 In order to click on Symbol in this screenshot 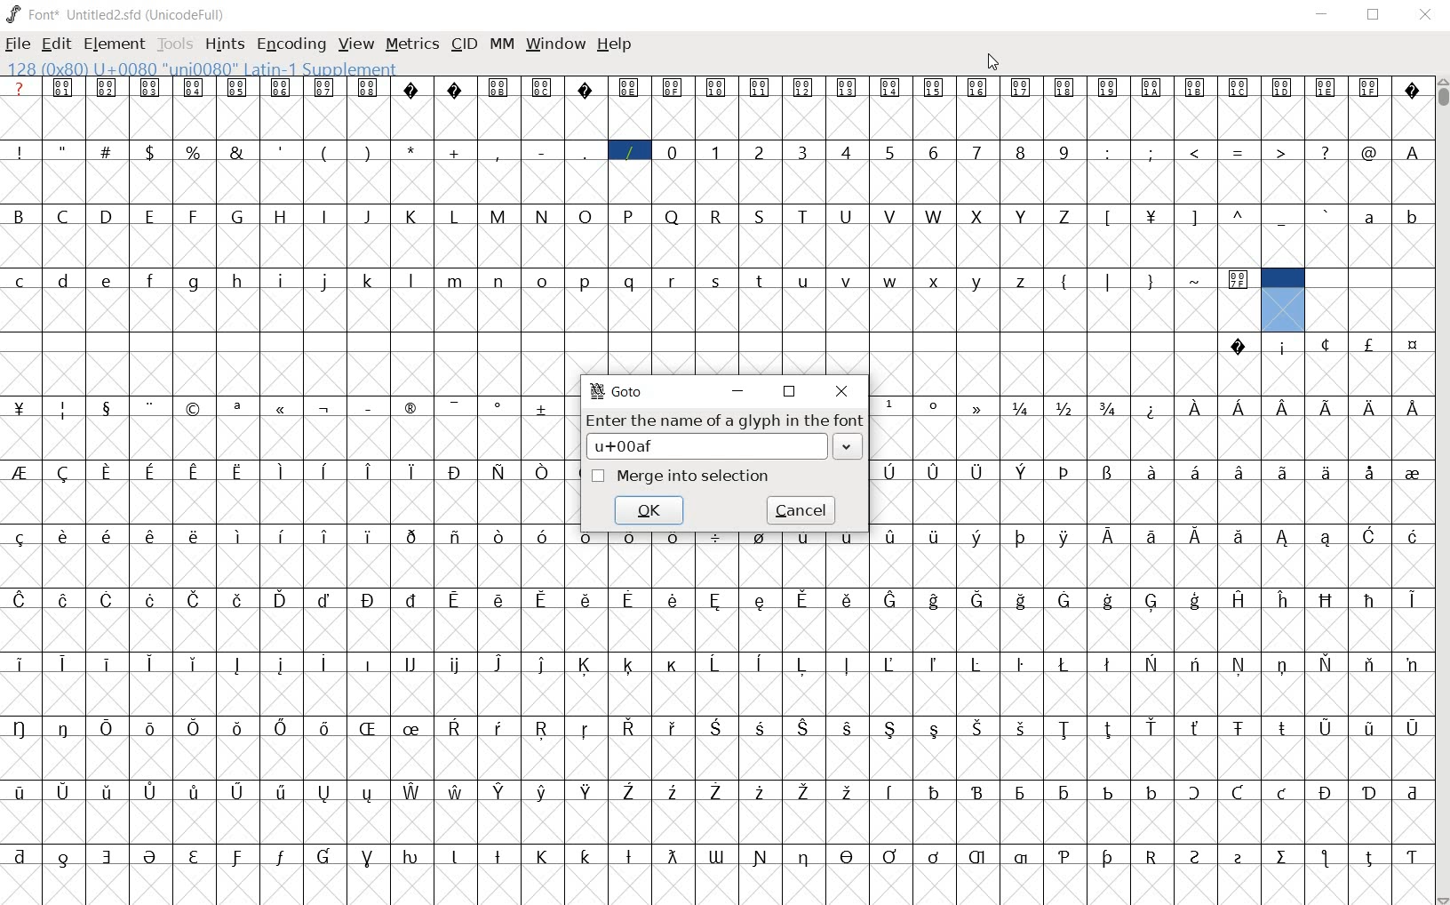, I will do `click(239, 727)`.